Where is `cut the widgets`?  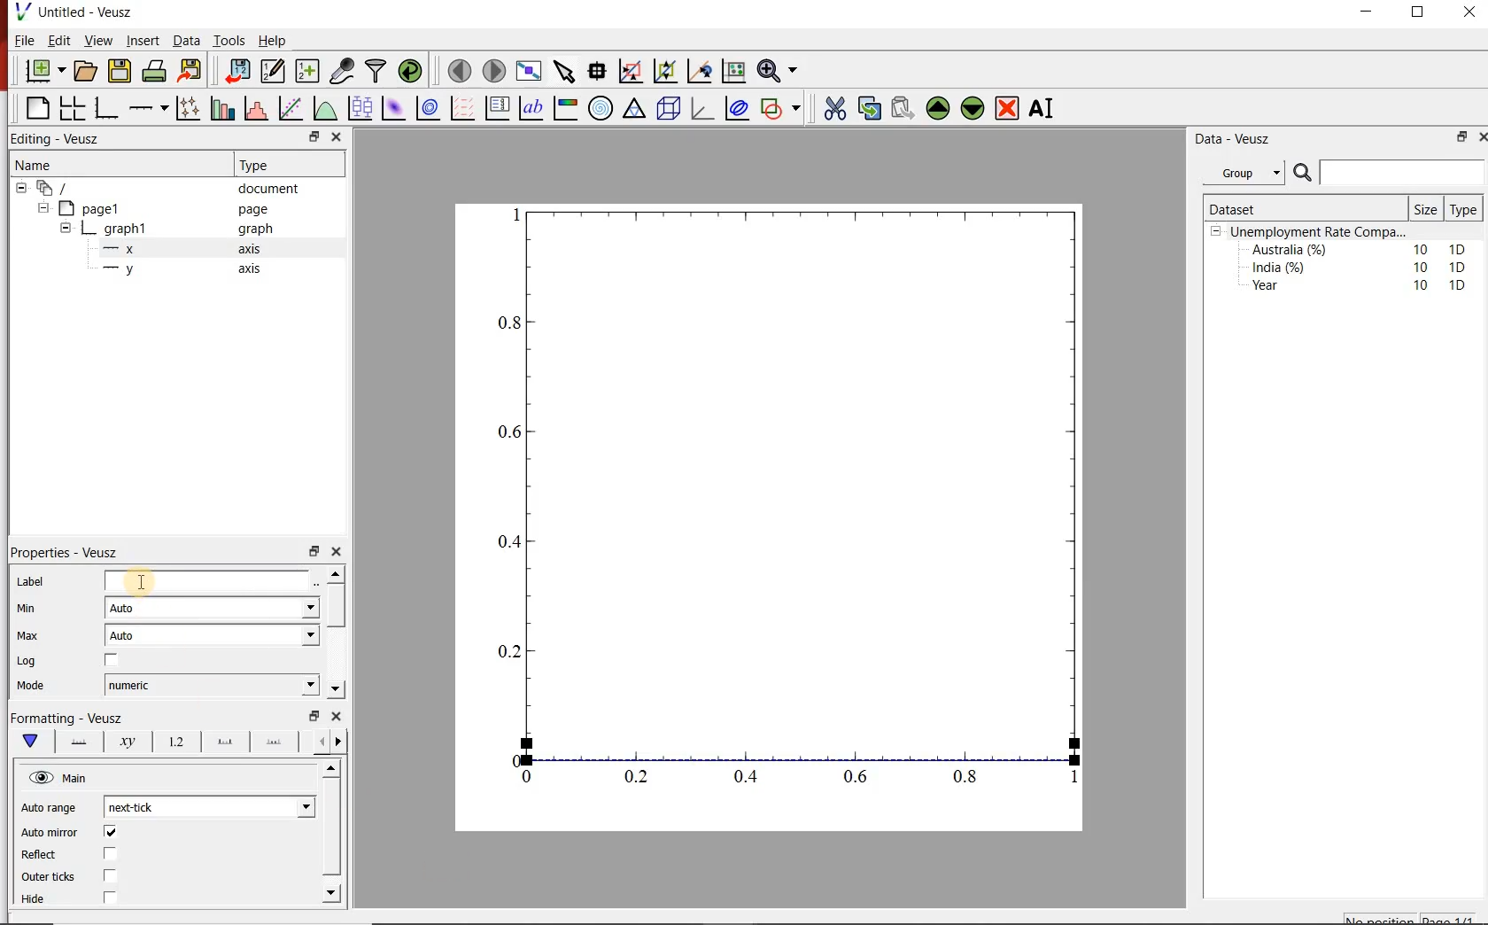
cut the widgets is located at coordinates (835, 108).